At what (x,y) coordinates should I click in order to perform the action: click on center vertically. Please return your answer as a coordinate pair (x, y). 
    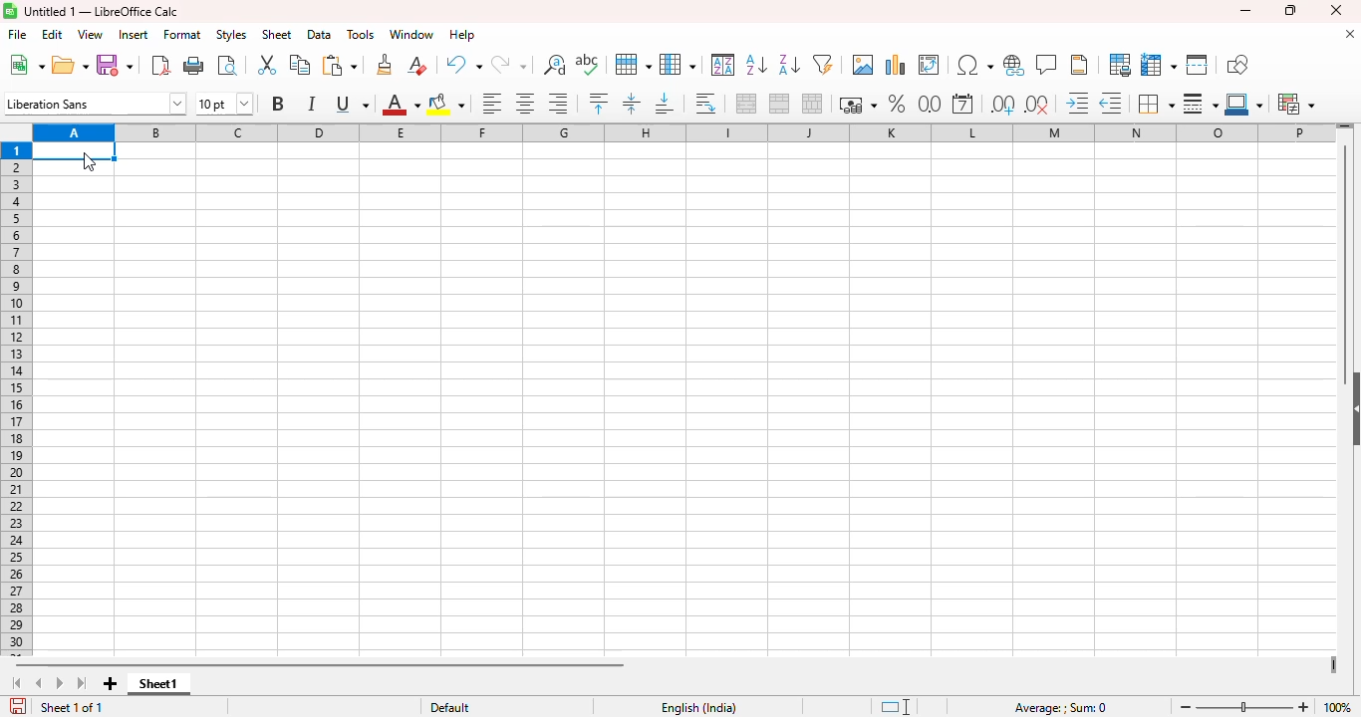
    Looking at the image, I should click on (631, 104).